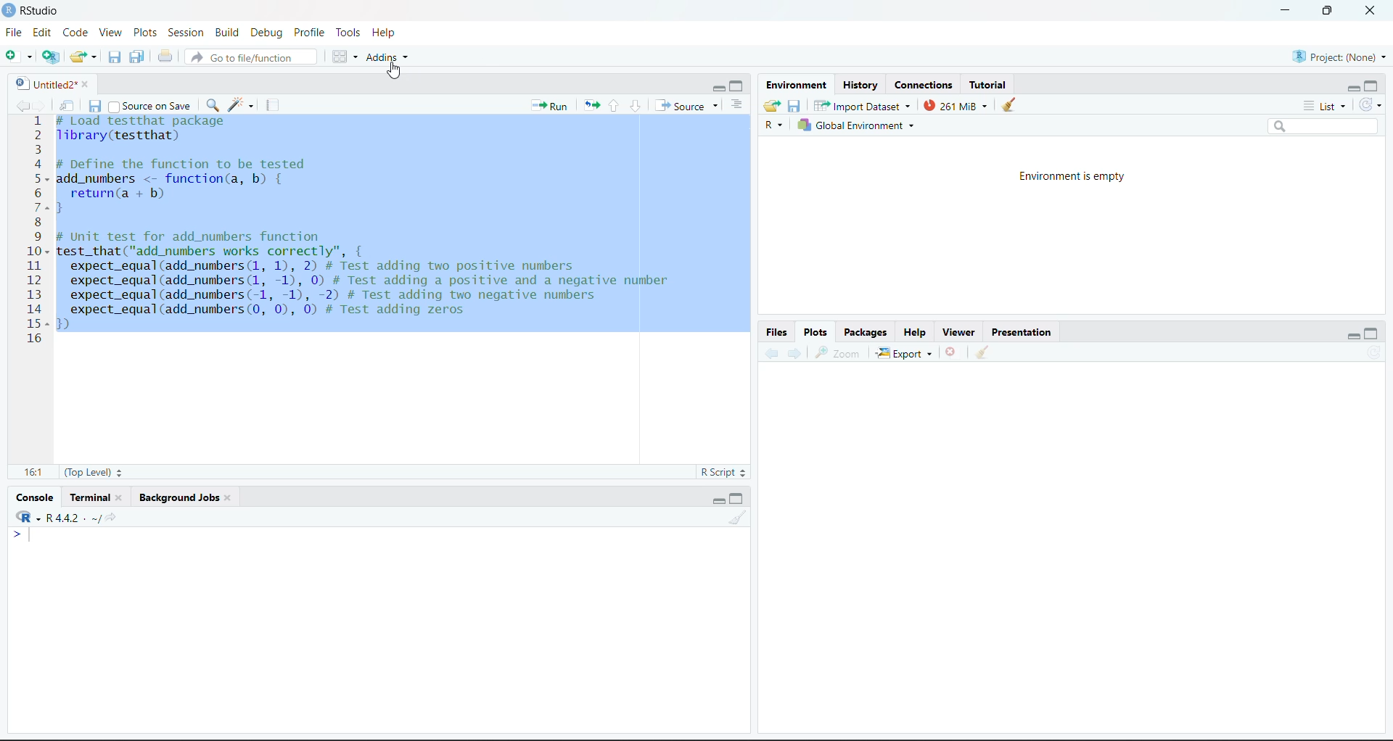 Image resolution: width=1393 pixels, height=741 pixels. Describe the element at coordinates (773, 105) in the screenshot. I see `Load workspace` at that location.